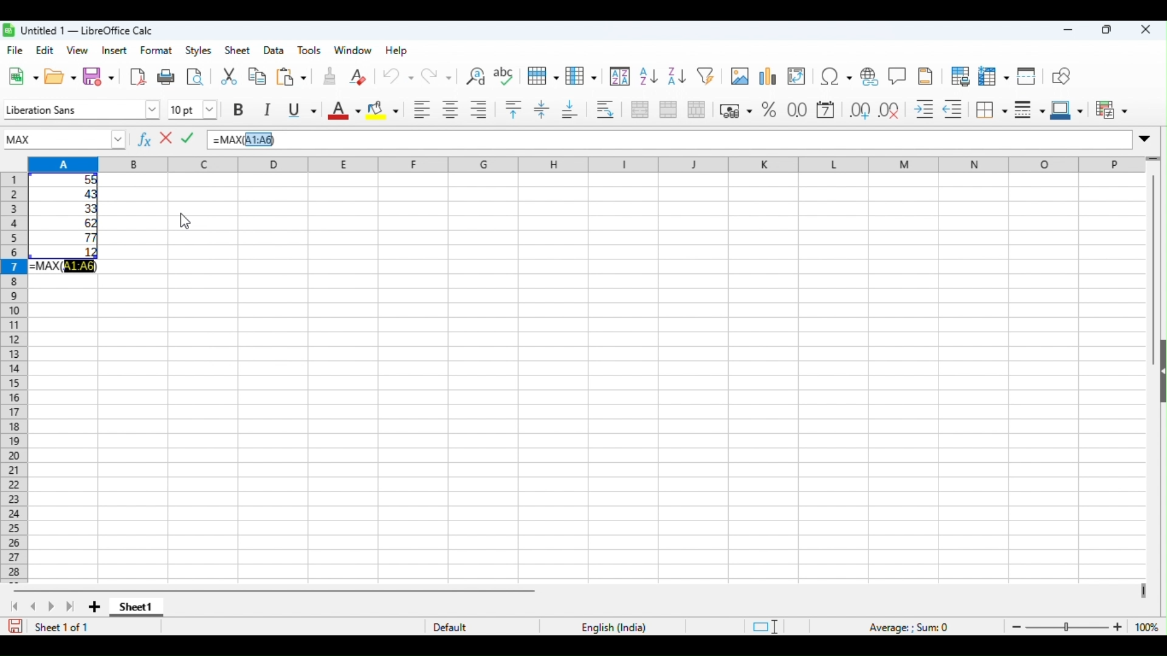 This screenshot has width=1167, height=656. Describe the element at coordinates (1141, 591) in the screenshot. I see `drag to view next columns` at that location.